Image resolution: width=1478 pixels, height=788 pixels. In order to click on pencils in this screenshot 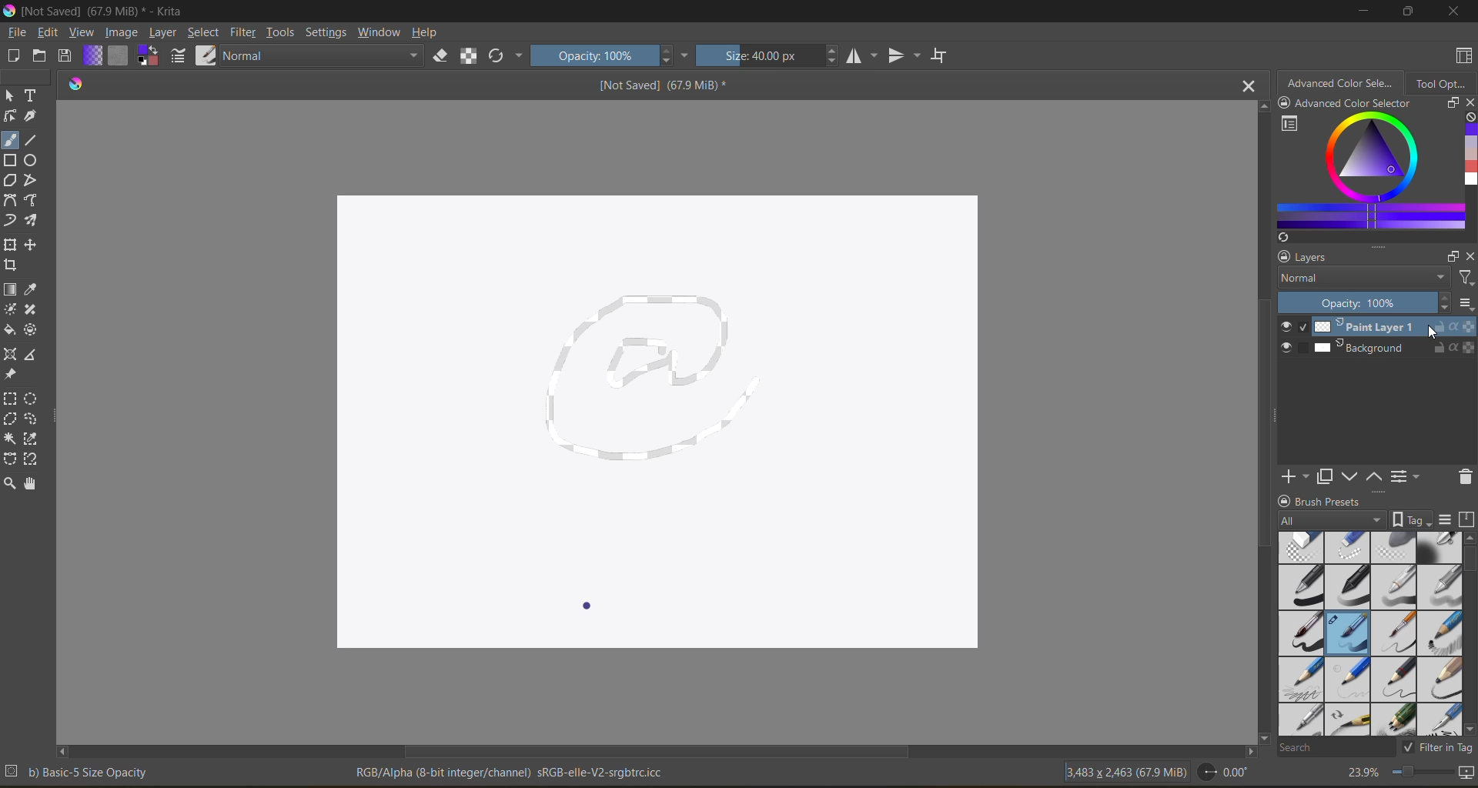, I will do `click(1395, 720)`.